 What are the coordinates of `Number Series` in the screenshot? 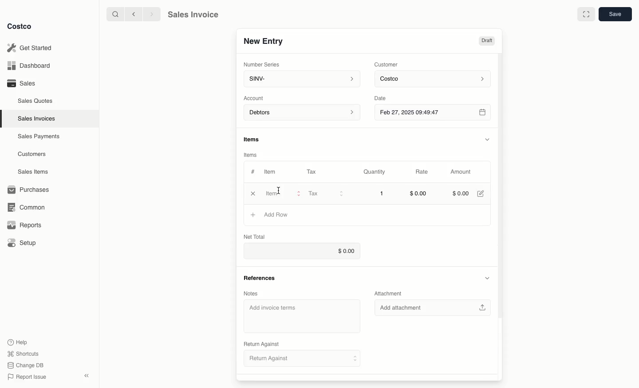 It's located at (262, 64).